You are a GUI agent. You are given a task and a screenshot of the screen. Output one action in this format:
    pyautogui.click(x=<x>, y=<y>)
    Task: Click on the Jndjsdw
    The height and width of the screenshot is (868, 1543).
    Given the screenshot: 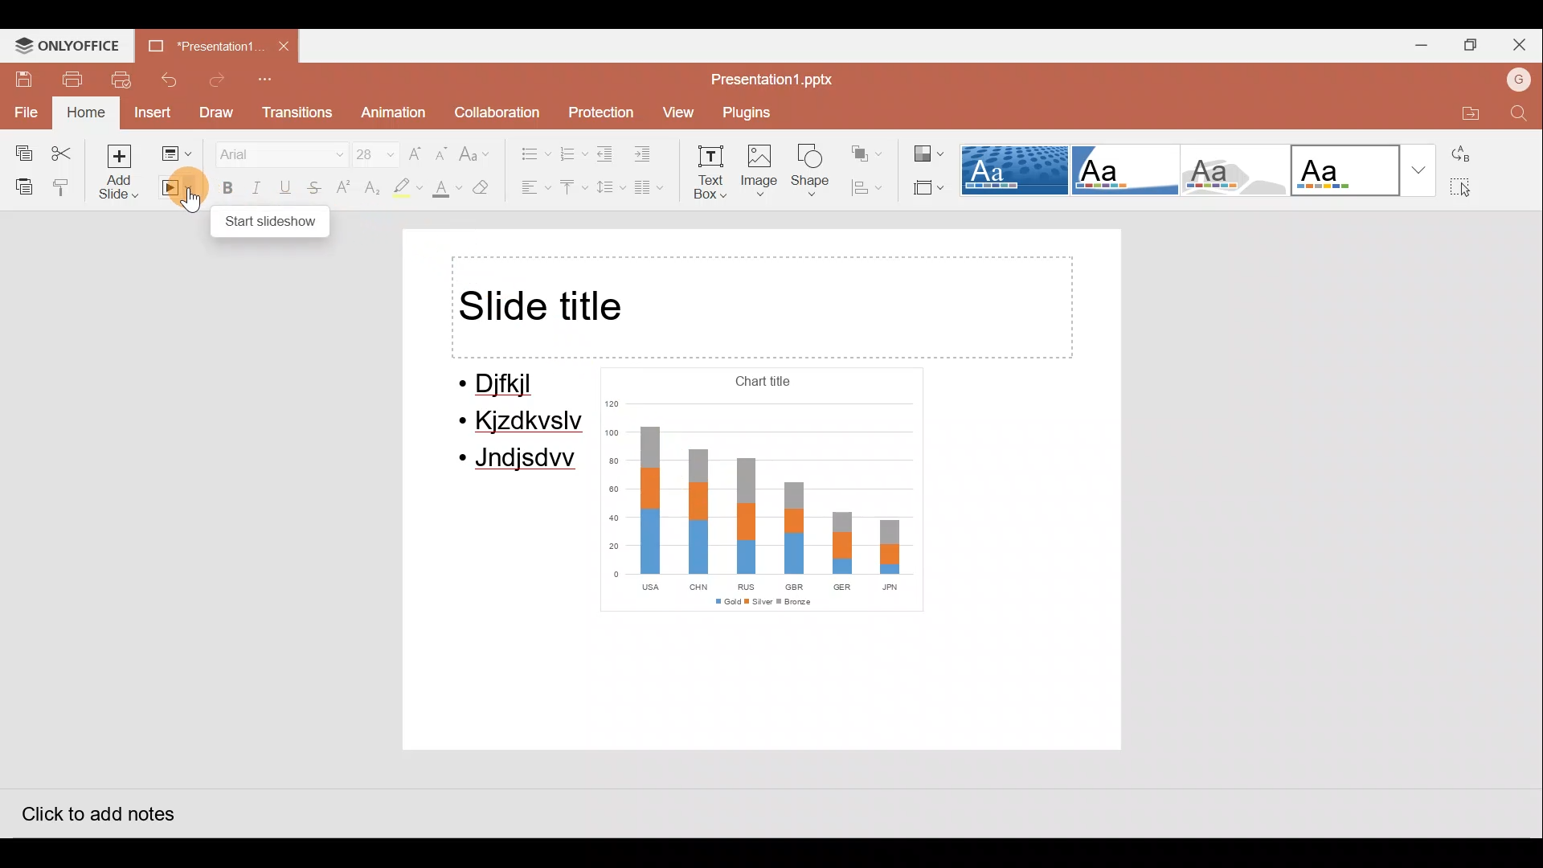 What is the action you would take?
    pyautogui.click(x=519, y=461)
    